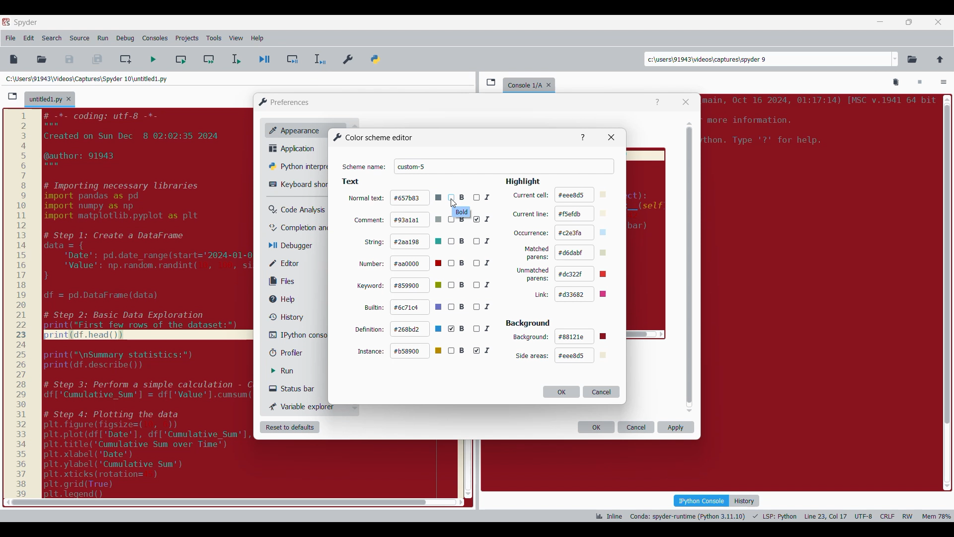 Image resolution: width=954 pixels, height=537 pixels. What do you see at coordinates (372, 137) in the screenshot?
I see `Title of current window` at bounding box center [372, 137].